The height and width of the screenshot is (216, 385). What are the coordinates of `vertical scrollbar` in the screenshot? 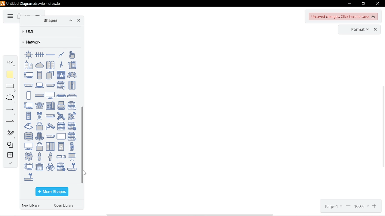 It's located at (83, 144).